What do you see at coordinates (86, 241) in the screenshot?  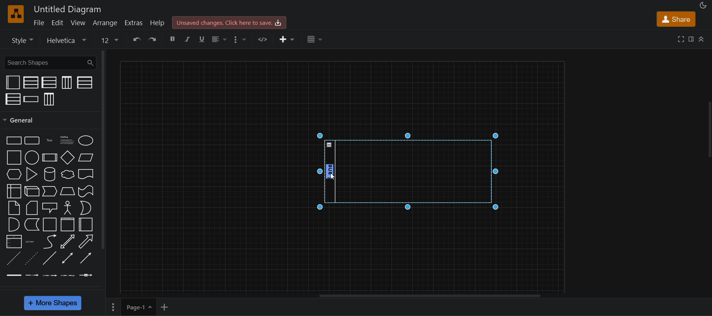 I see `arrow` at bounding box center [86, 241].